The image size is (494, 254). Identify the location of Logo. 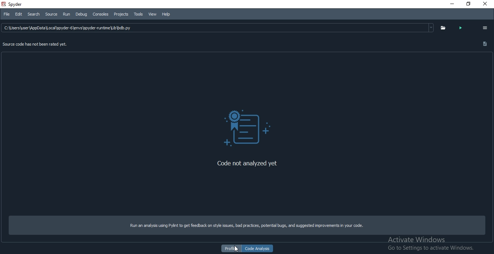
(248, 128).